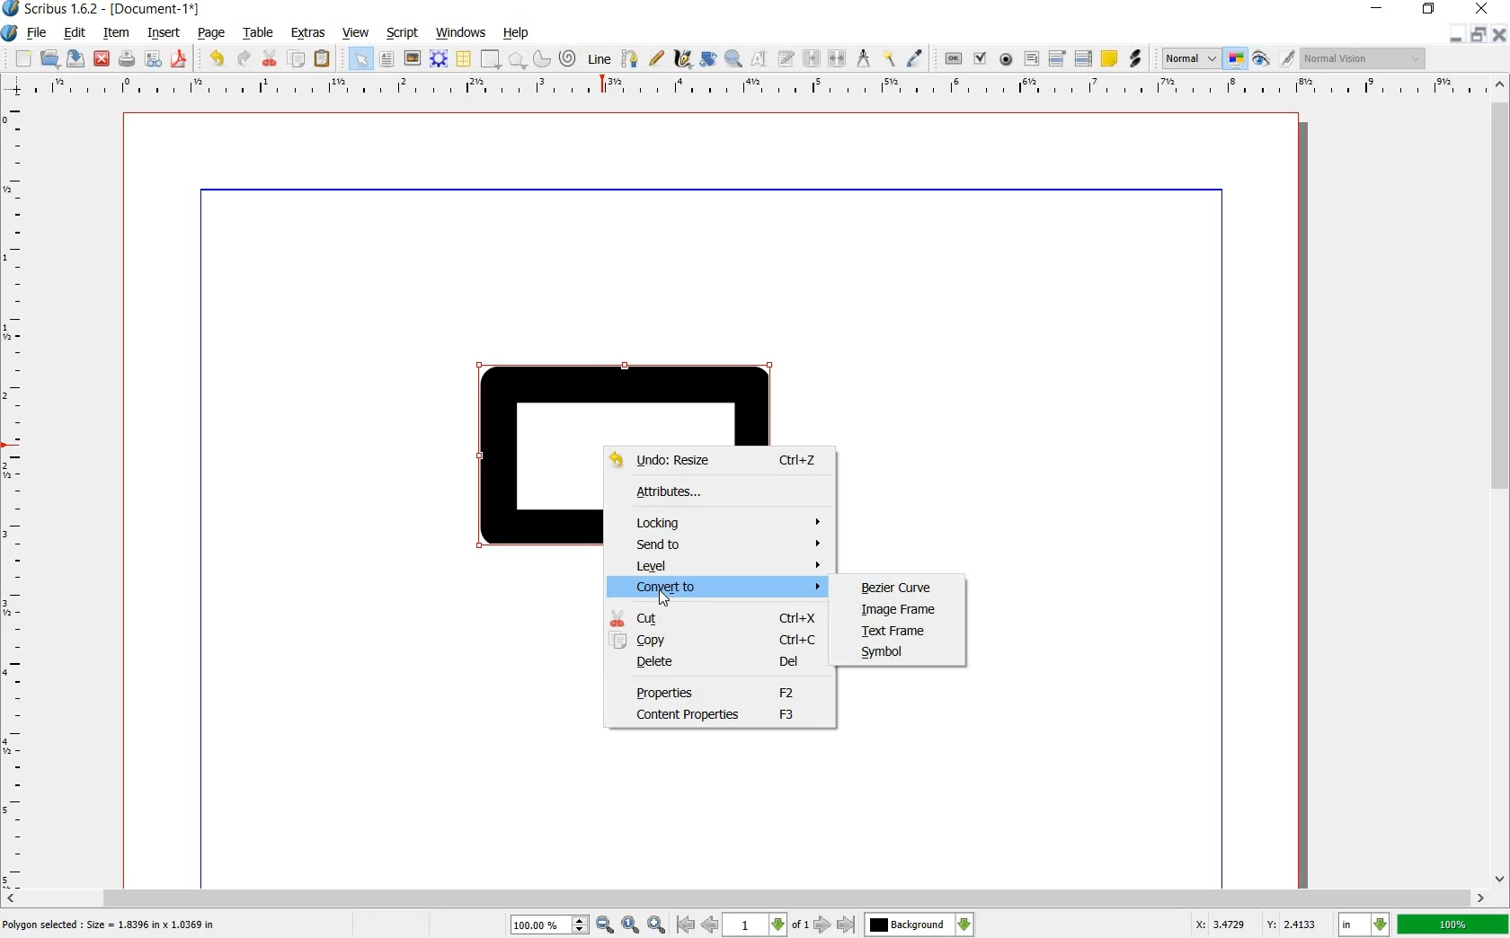 The height and width of the screenshot is (938, 1510). Describe the element at coordinates (268, 59) in the screenshot. I see `cut` at that location.